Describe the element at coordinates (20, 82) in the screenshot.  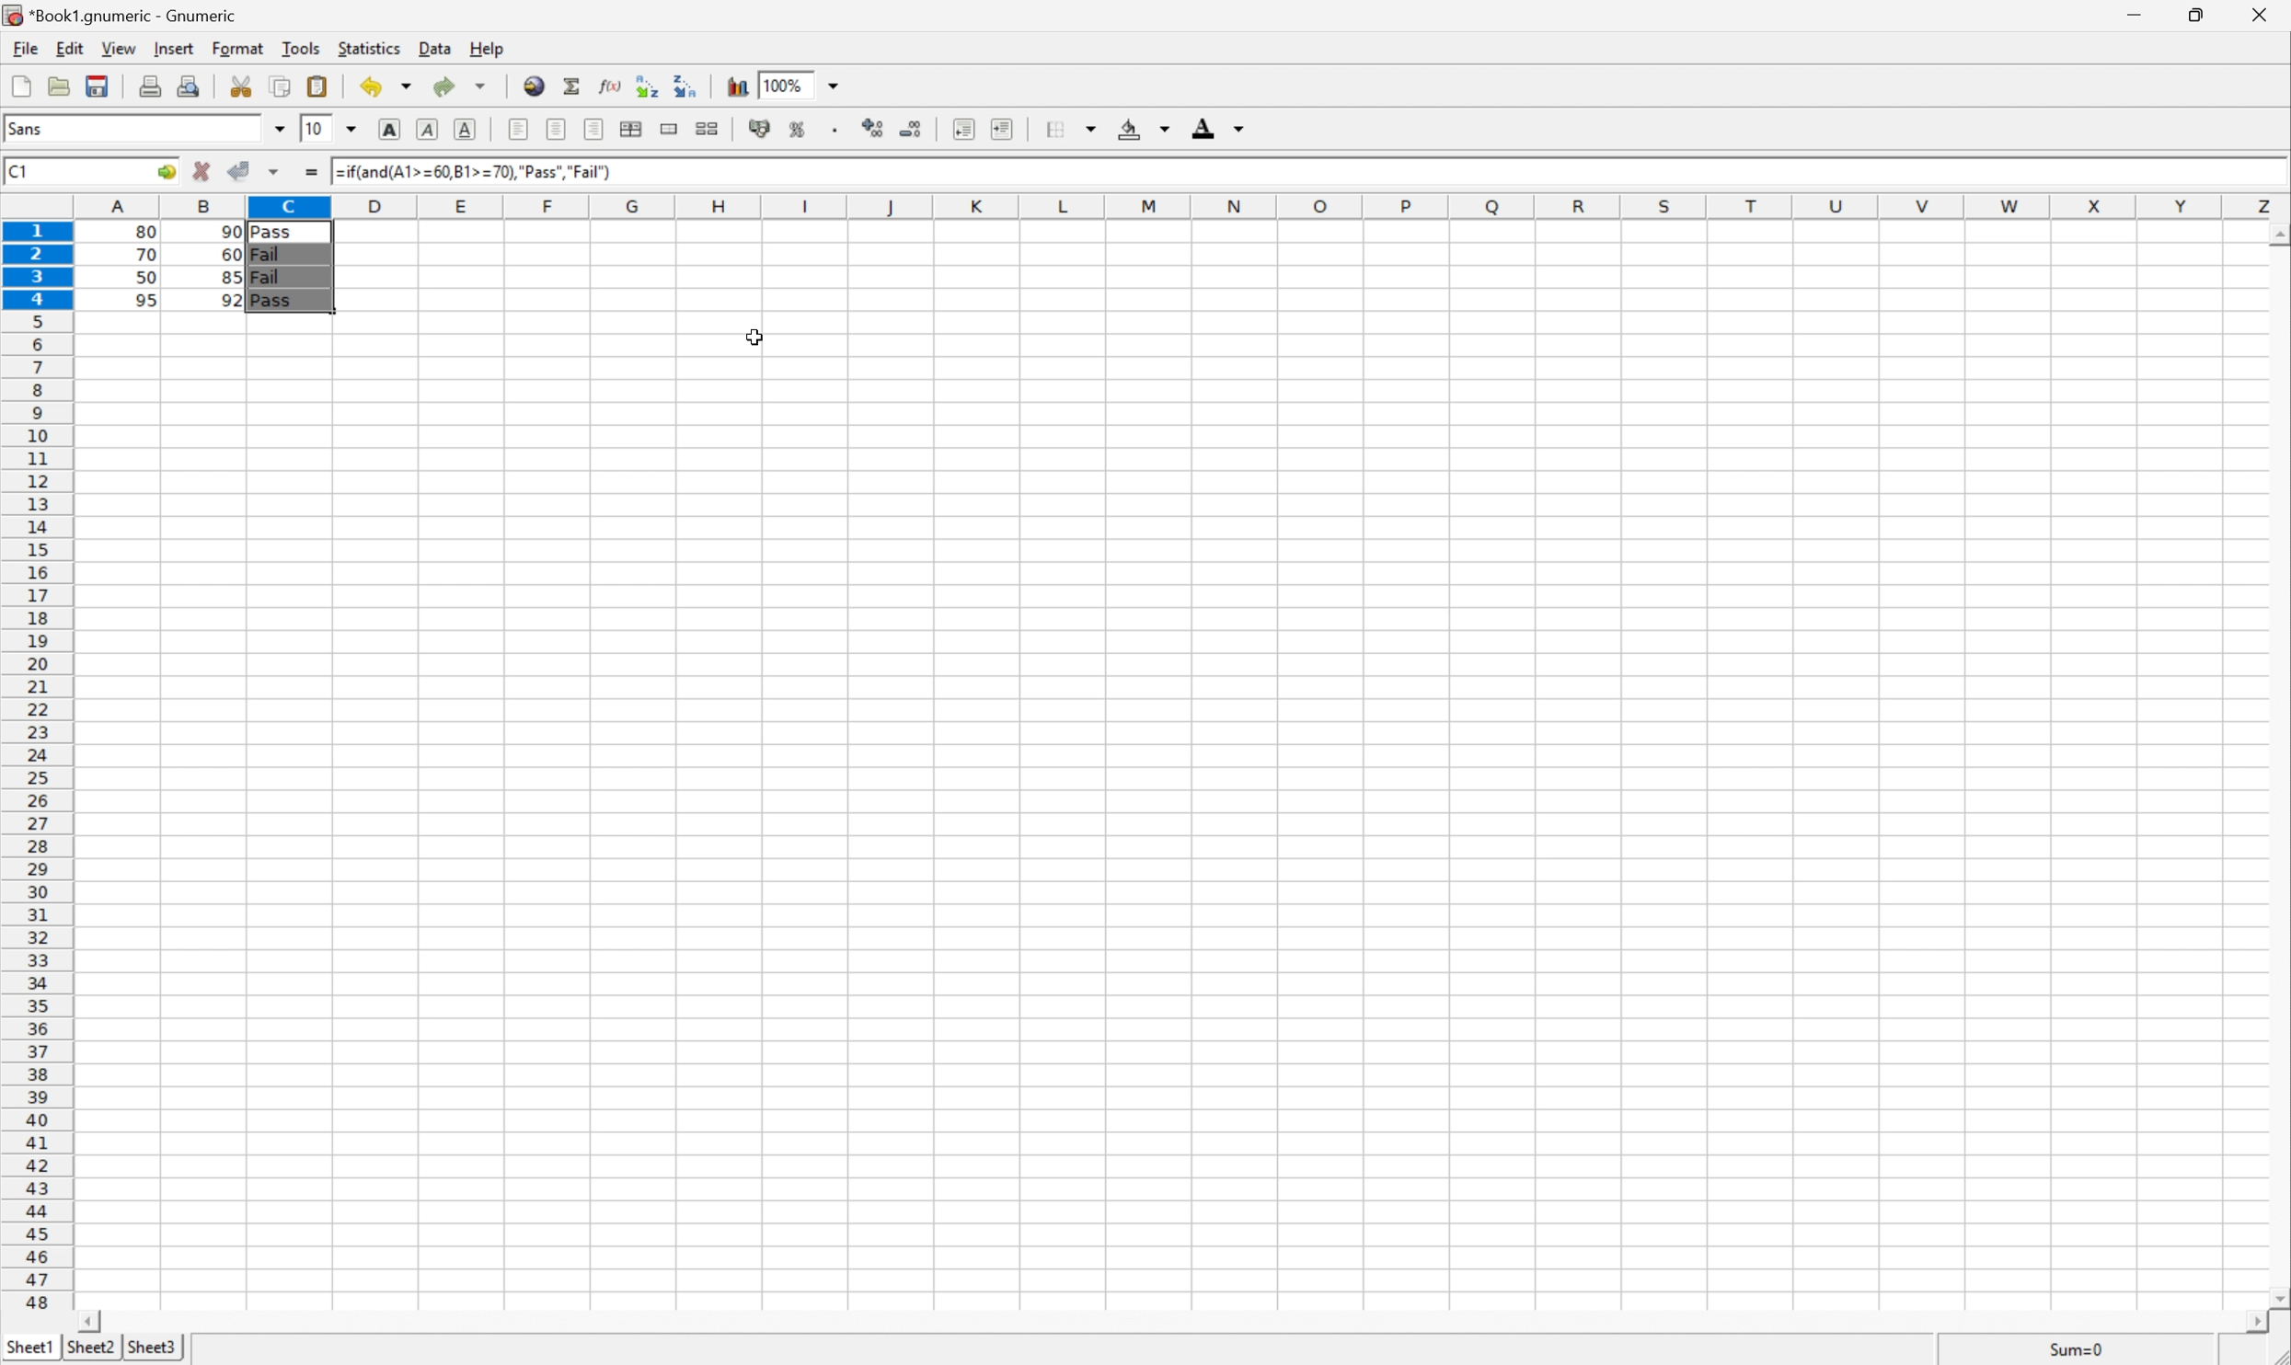
I see `Create a new workbook` at that location.